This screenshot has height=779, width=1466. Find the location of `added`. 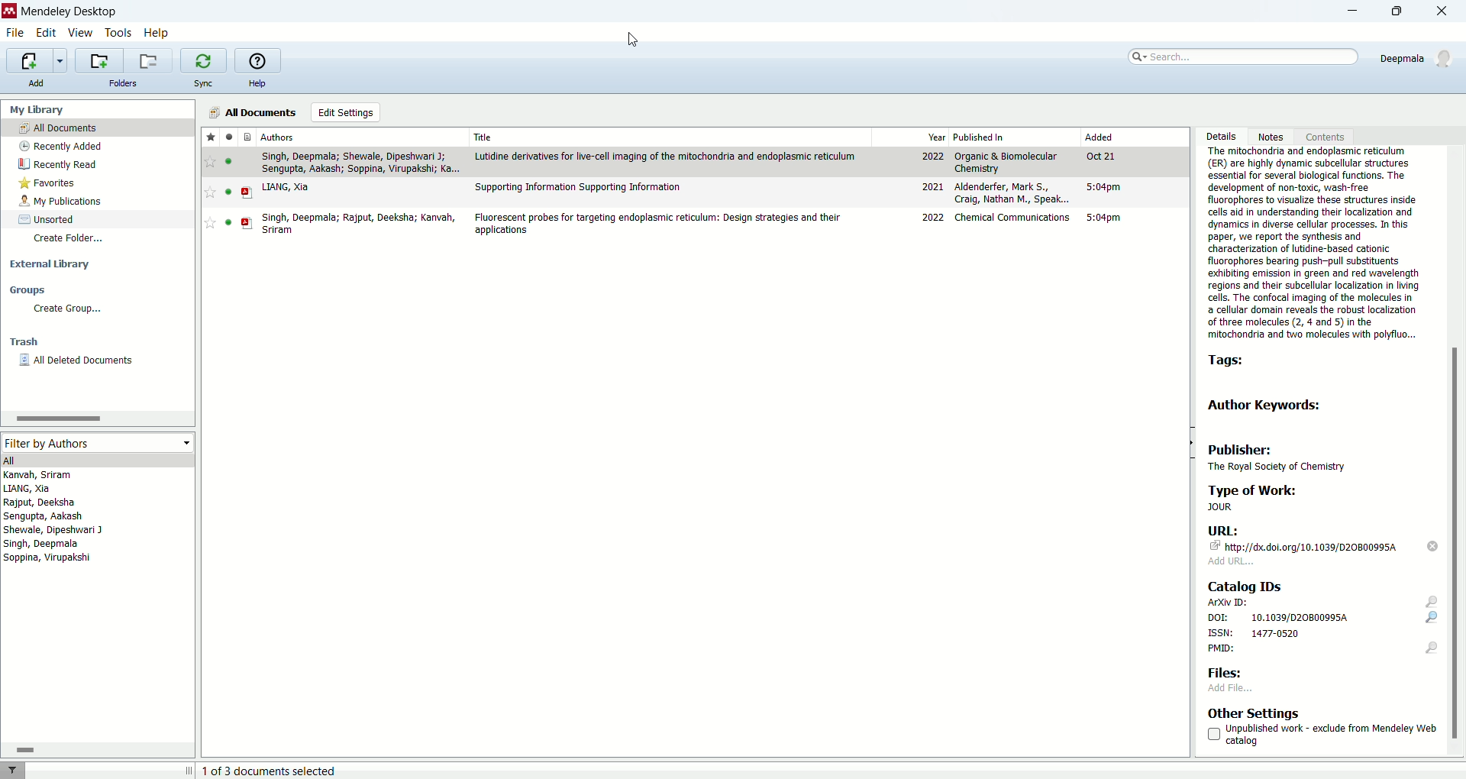

added is located at coordinates (1099, 136).